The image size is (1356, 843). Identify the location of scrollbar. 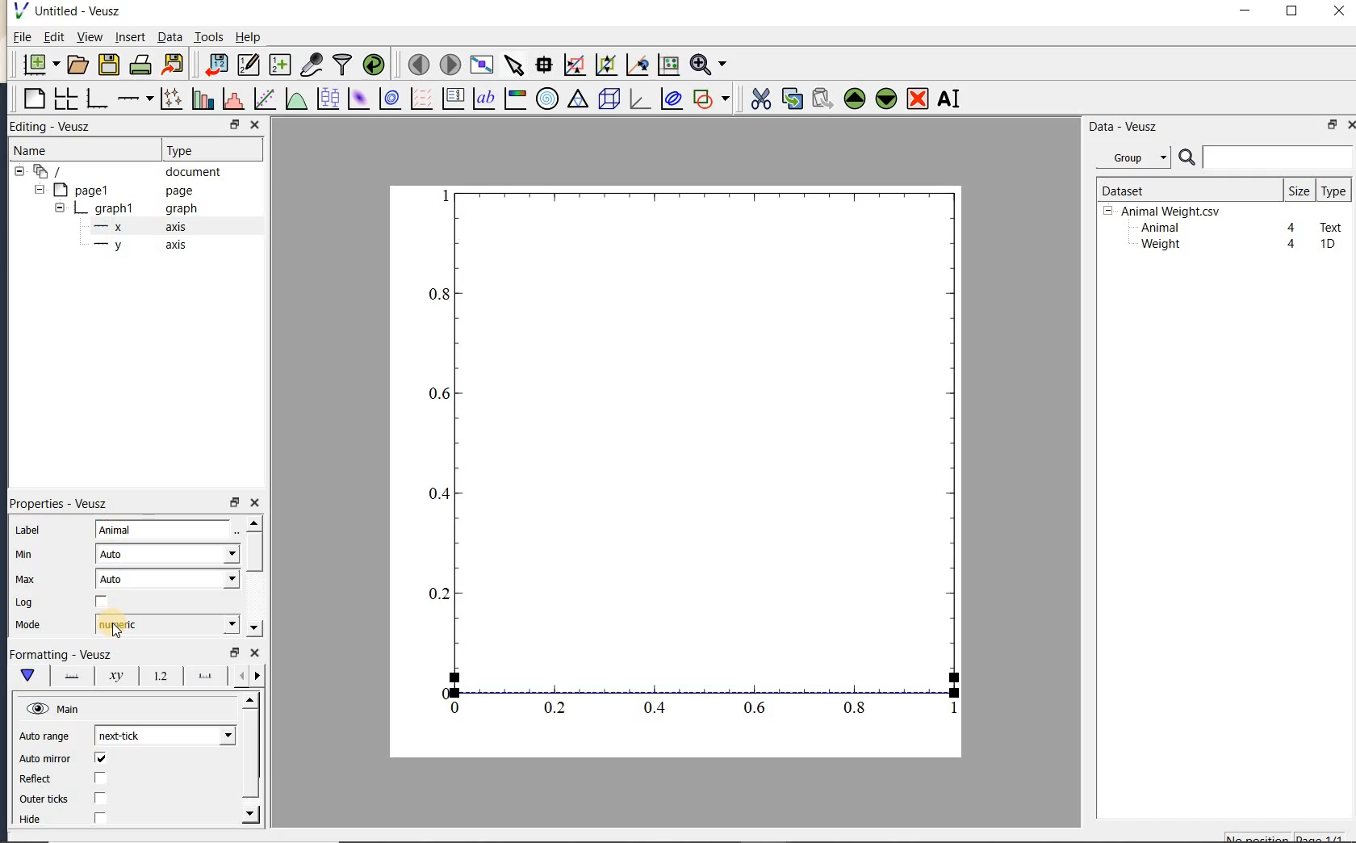
(253, 576).